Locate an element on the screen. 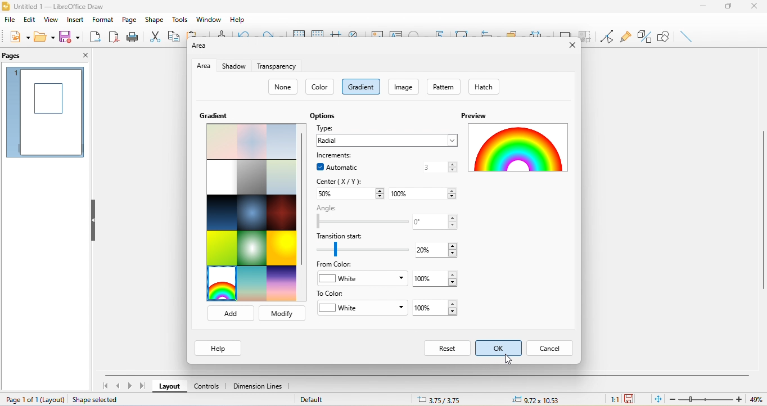  1:1 is located at coordinates (613, 400).